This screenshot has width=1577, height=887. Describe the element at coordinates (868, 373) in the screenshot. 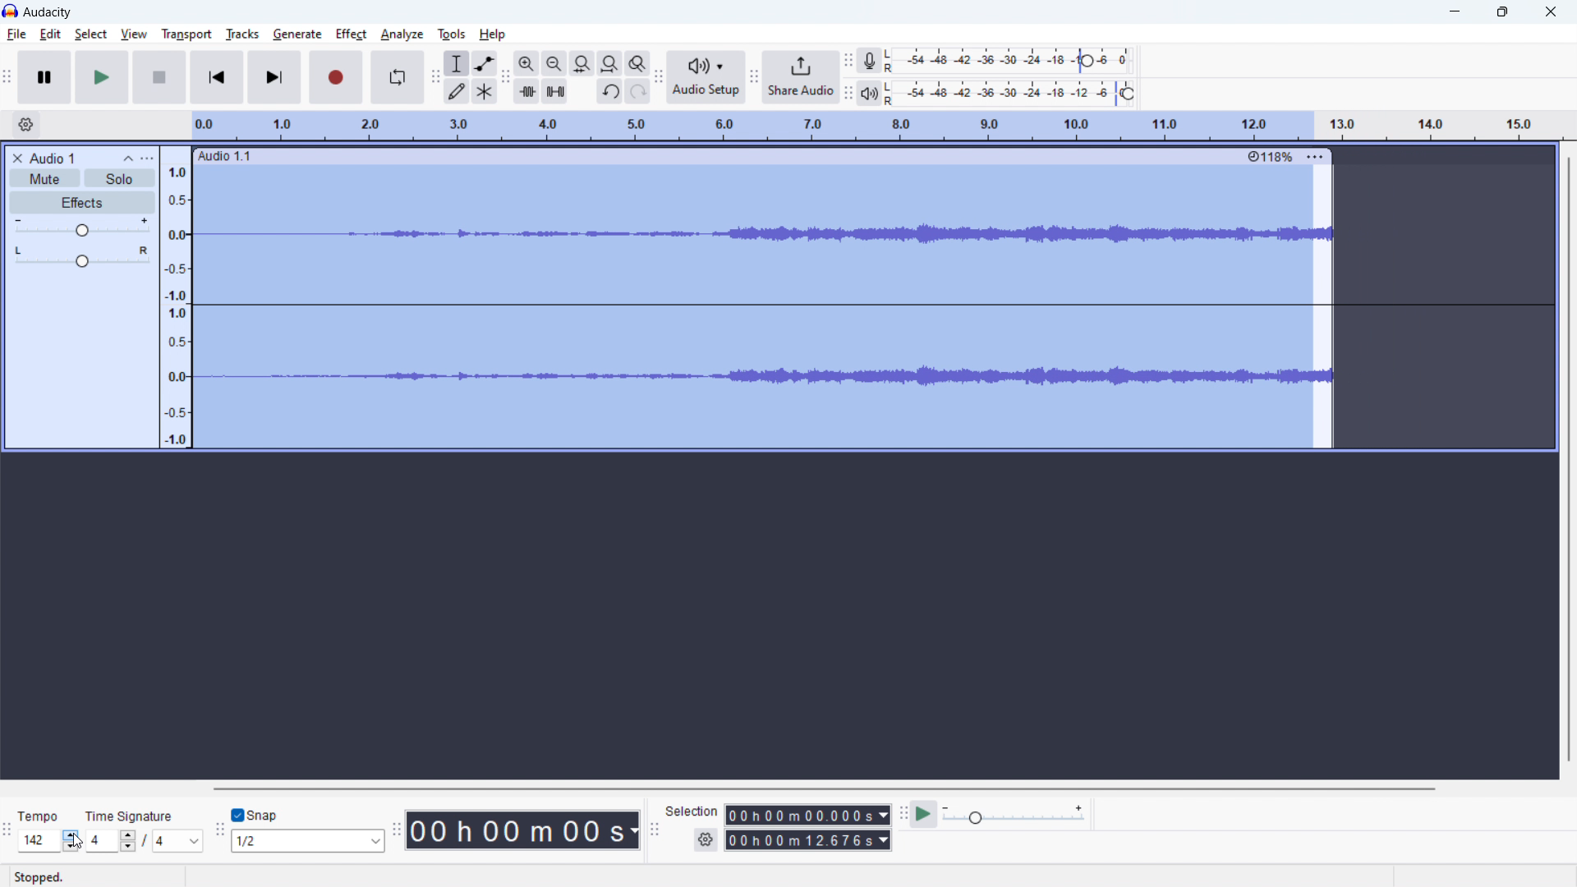

I see `Waveform` at that location.